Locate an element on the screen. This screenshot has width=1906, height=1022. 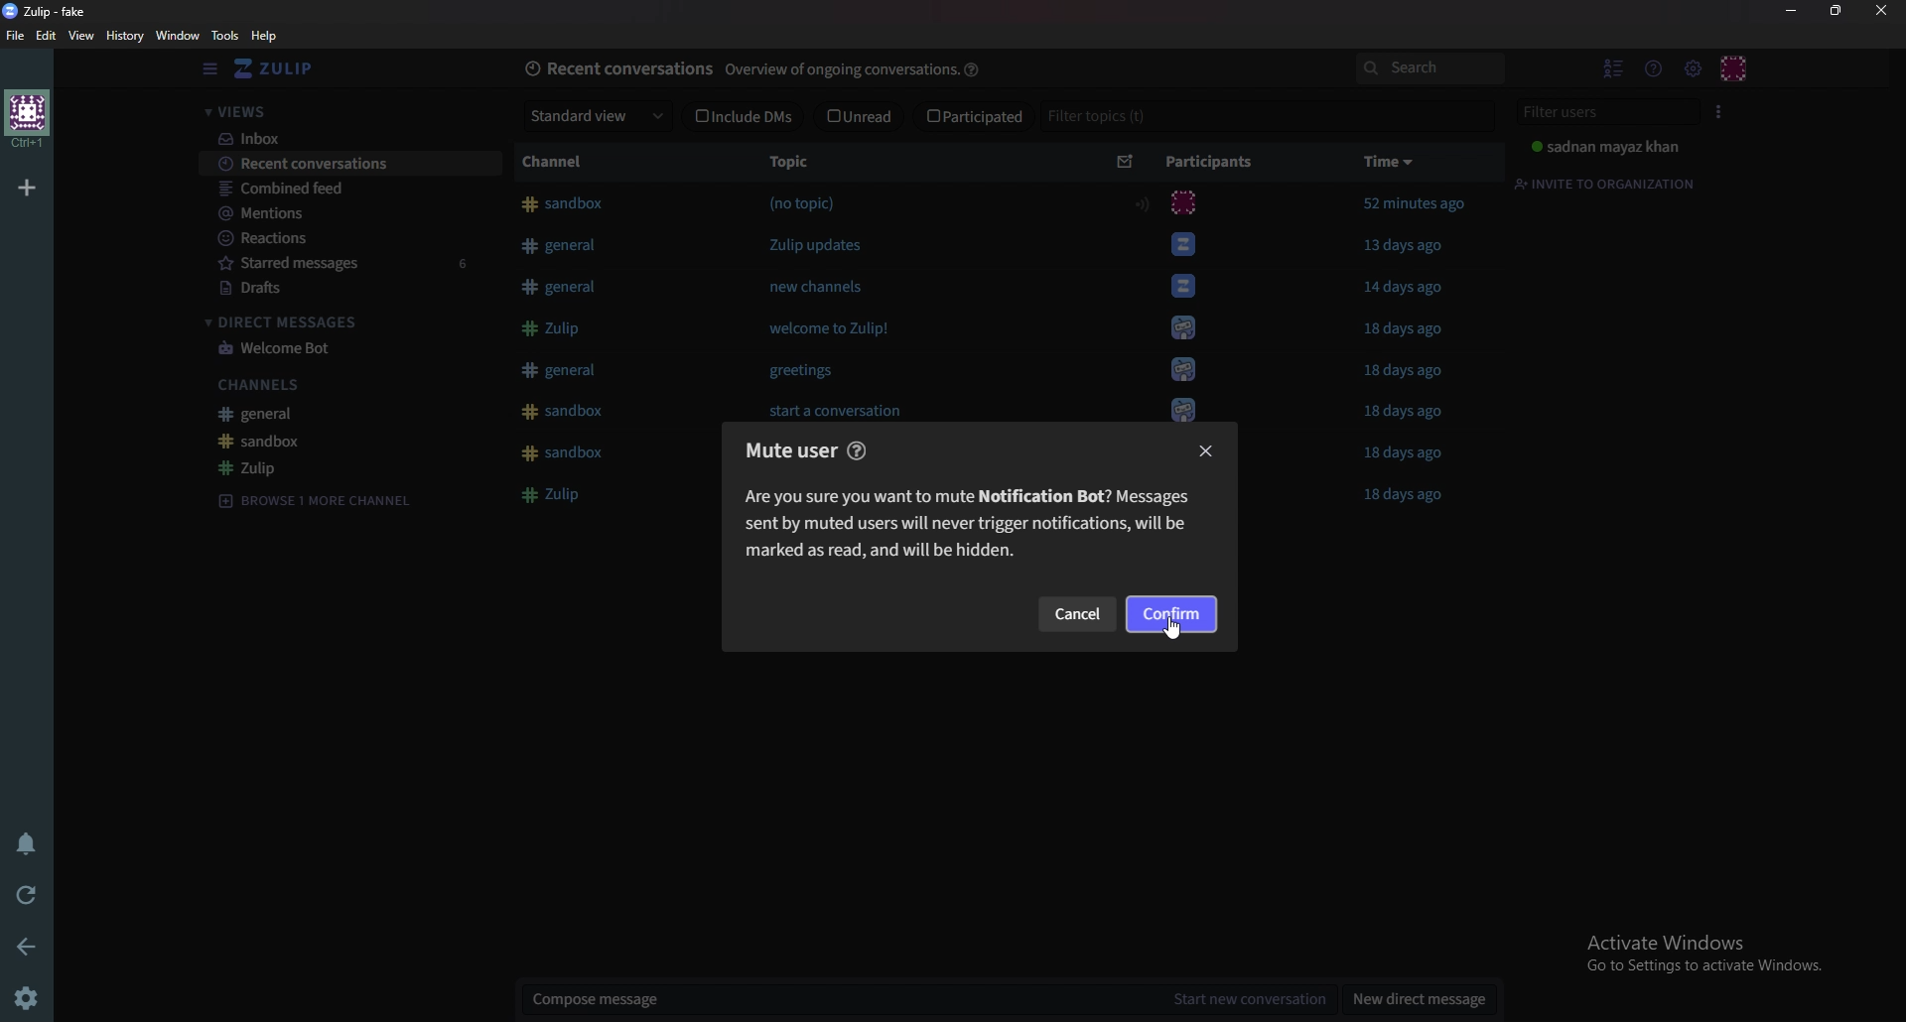
zulip is located at coordinates (561, 498).